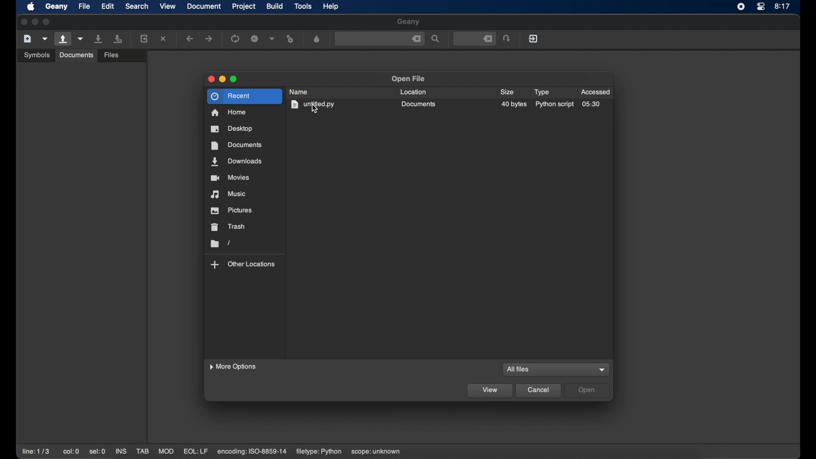  What do you see at coordinates (272, 39) in the screenshot?
I see `choose more build actions` at bounding box center [272, 39].